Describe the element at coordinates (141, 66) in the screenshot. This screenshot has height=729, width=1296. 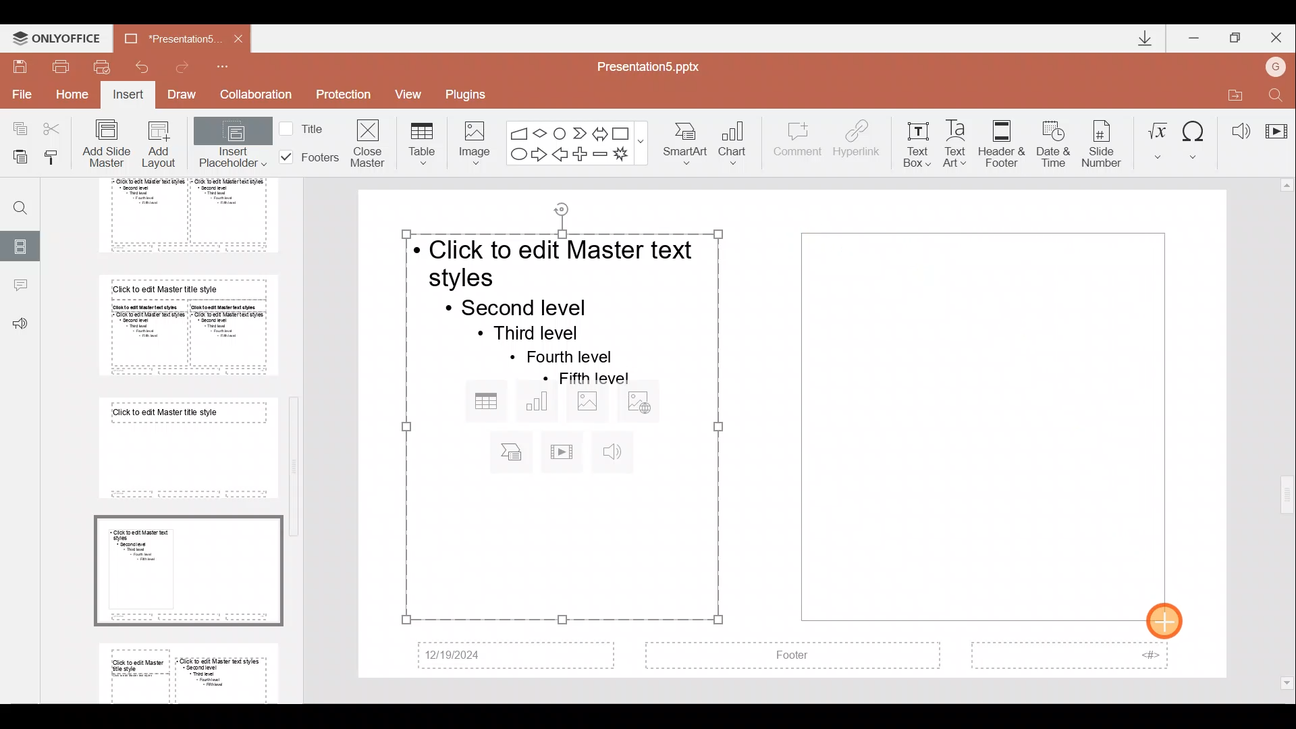
I see `Undo` at that location.